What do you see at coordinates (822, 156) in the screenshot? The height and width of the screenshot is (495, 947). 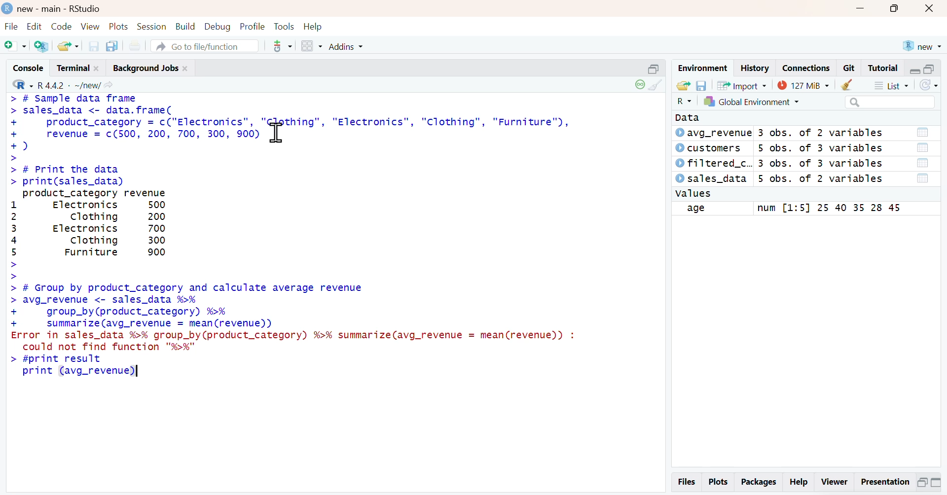 I see `Dataset meta info` at bounding box center [822, 156].